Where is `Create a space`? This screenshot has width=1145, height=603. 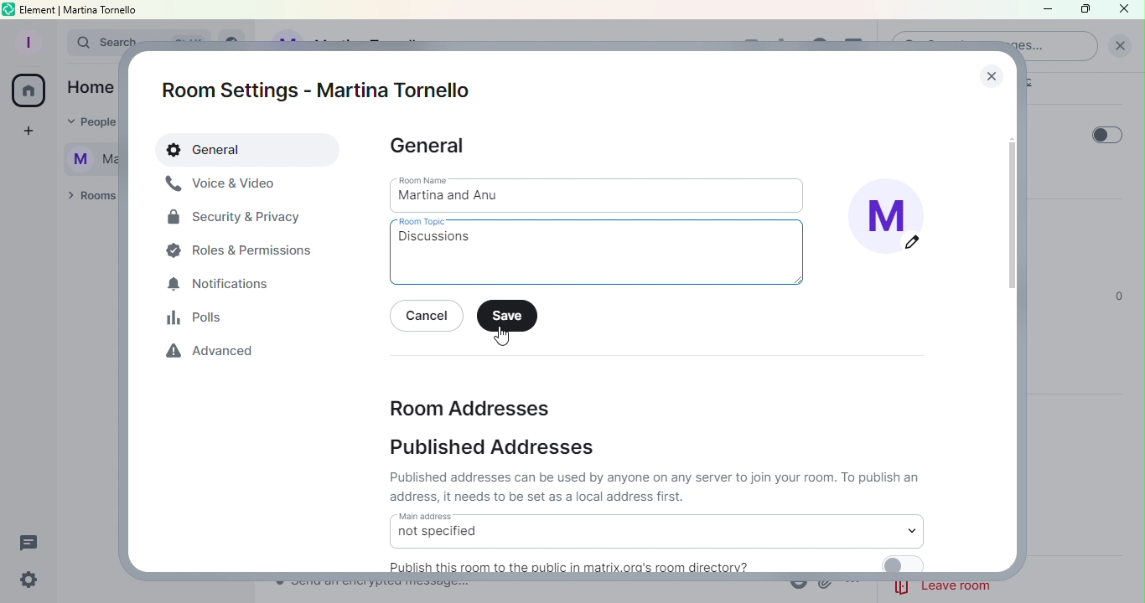
Create a space is located at coordinates (26, 133).